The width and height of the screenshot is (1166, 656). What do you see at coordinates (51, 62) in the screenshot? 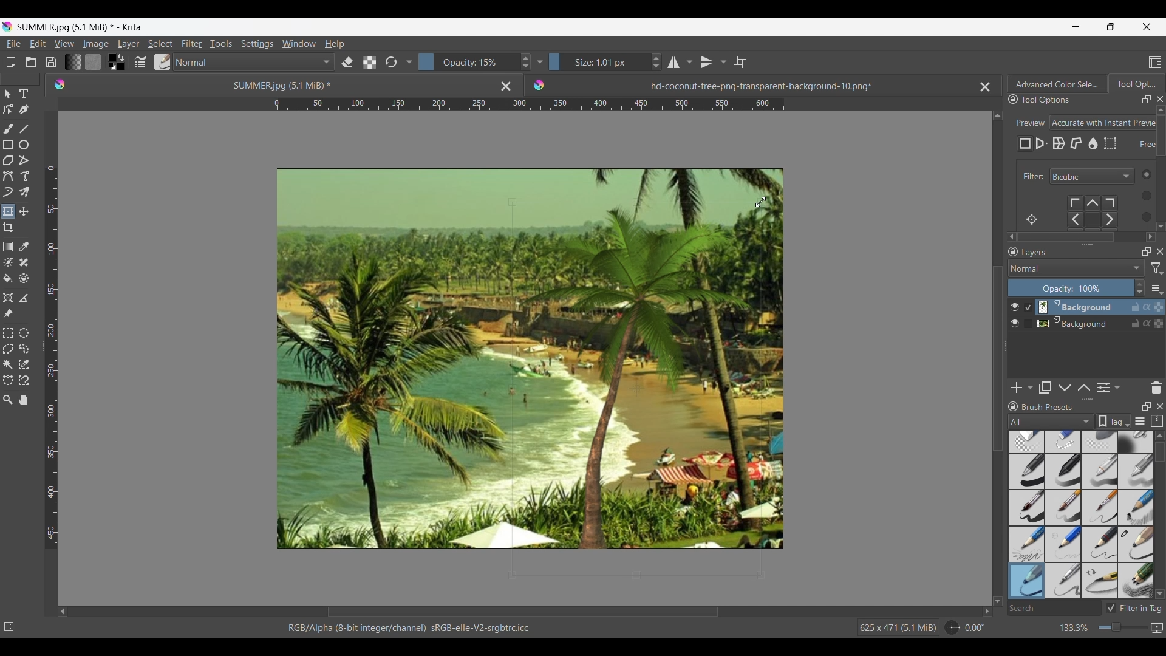
I see `Save` at bounding box center [51, 62].